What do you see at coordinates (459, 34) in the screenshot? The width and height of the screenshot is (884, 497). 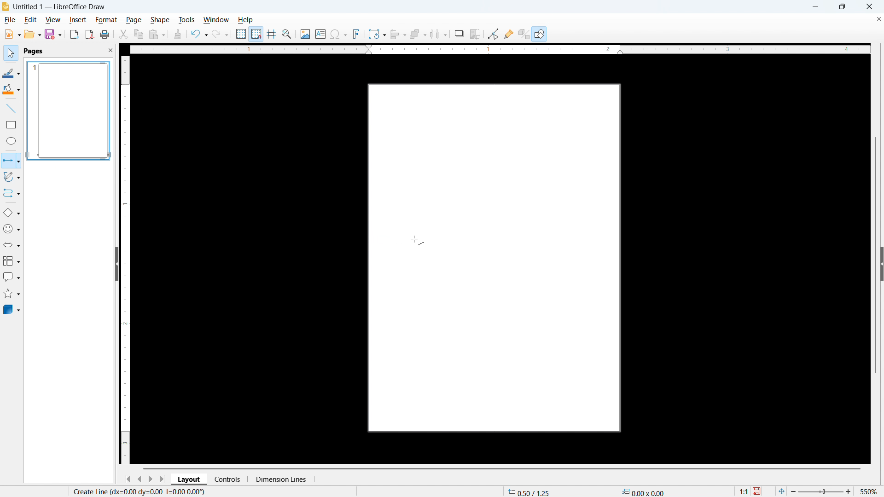 I see `Shadow ` at bounding box center [459, 34].